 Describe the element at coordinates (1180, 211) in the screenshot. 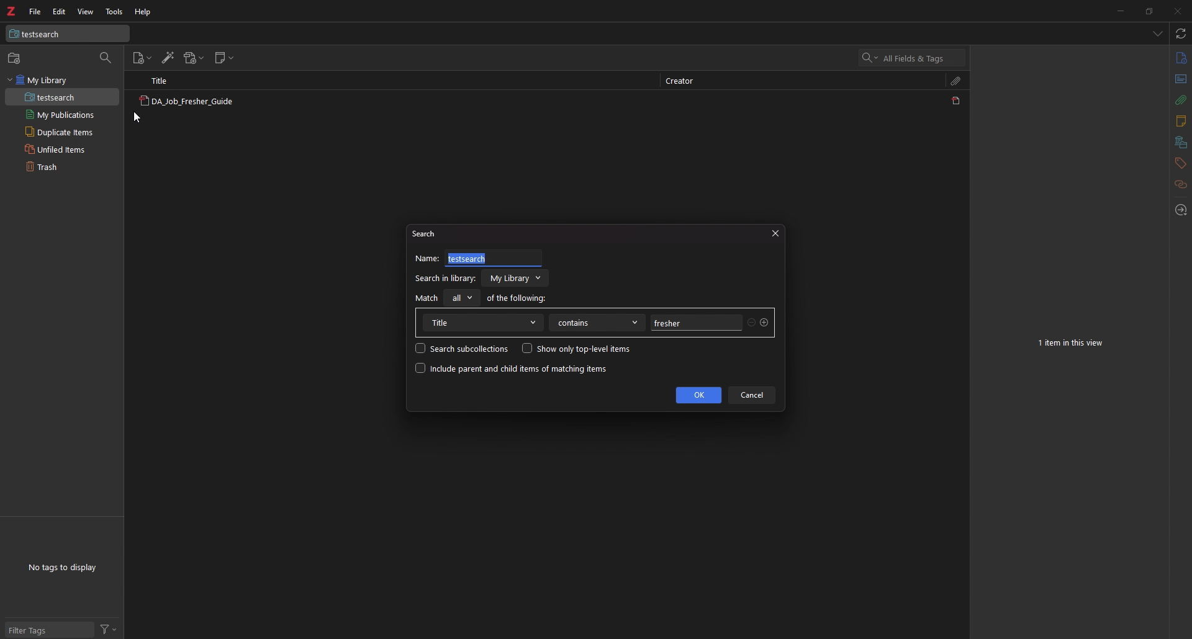

I see `locate` at that location.